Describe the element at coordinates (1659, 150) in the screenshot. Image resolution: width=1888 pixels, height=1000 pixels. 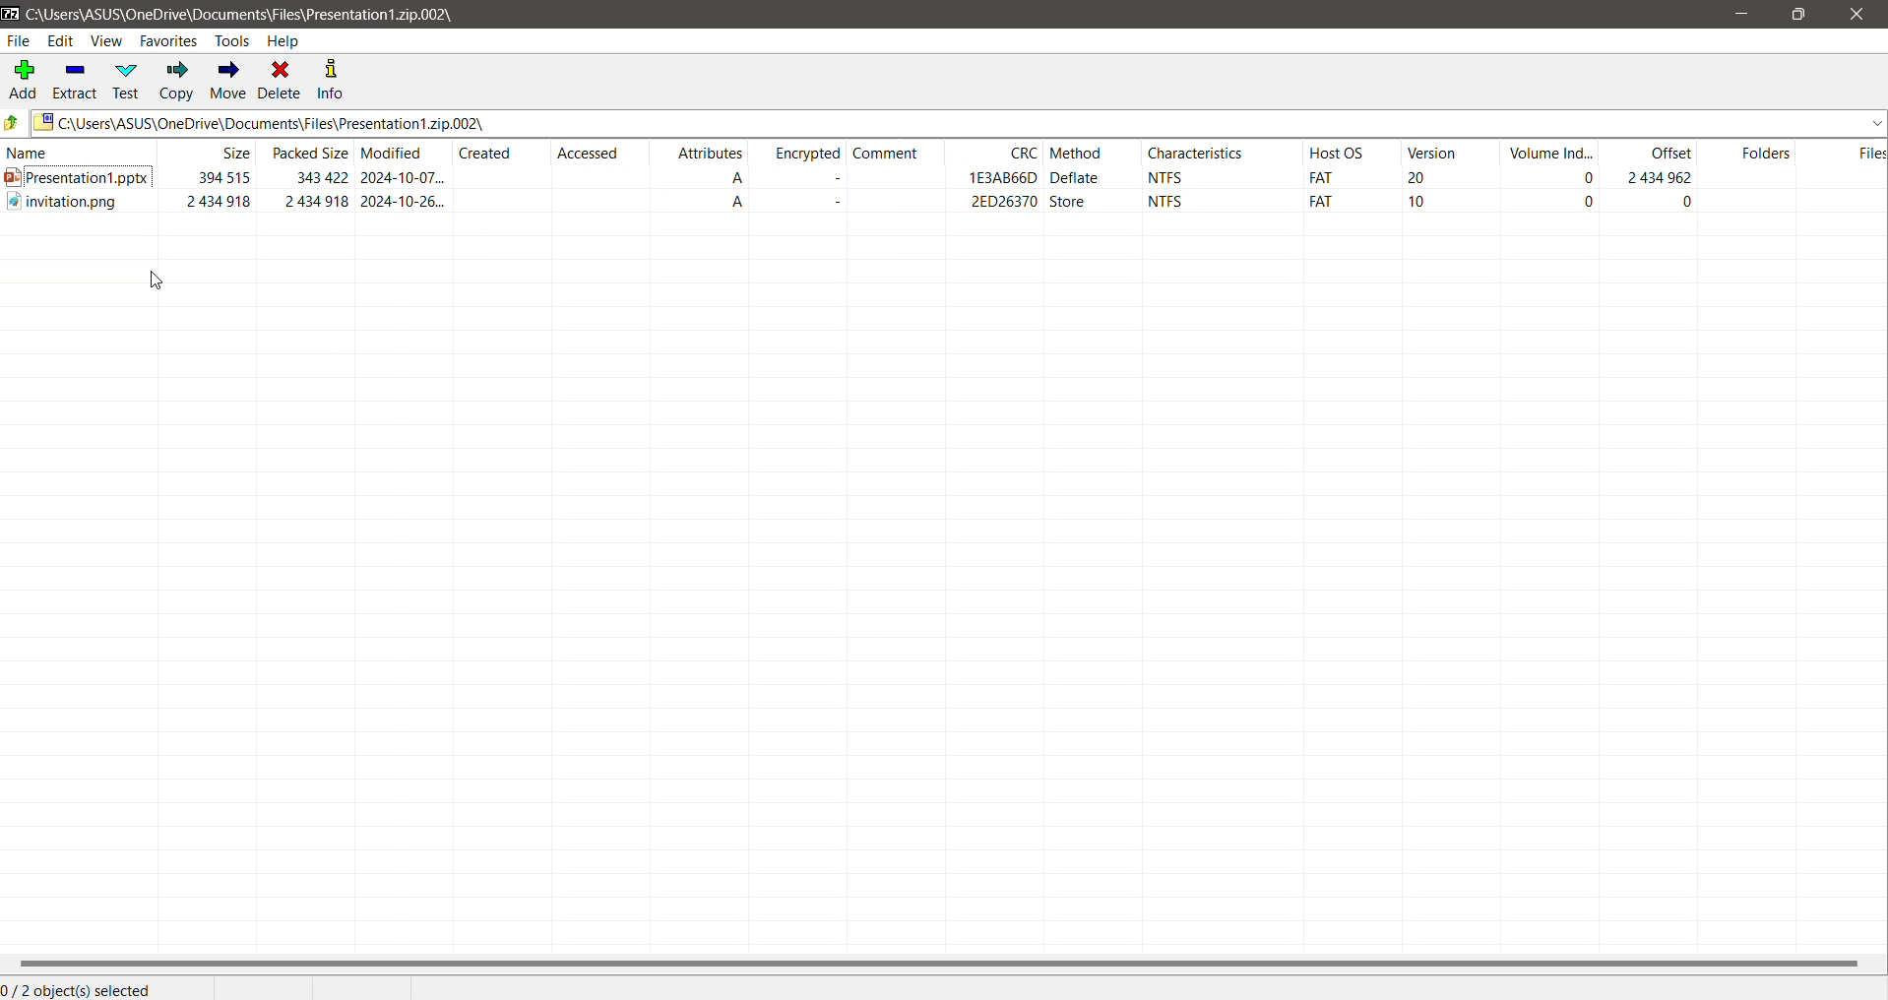
I see `Offset` at that location.